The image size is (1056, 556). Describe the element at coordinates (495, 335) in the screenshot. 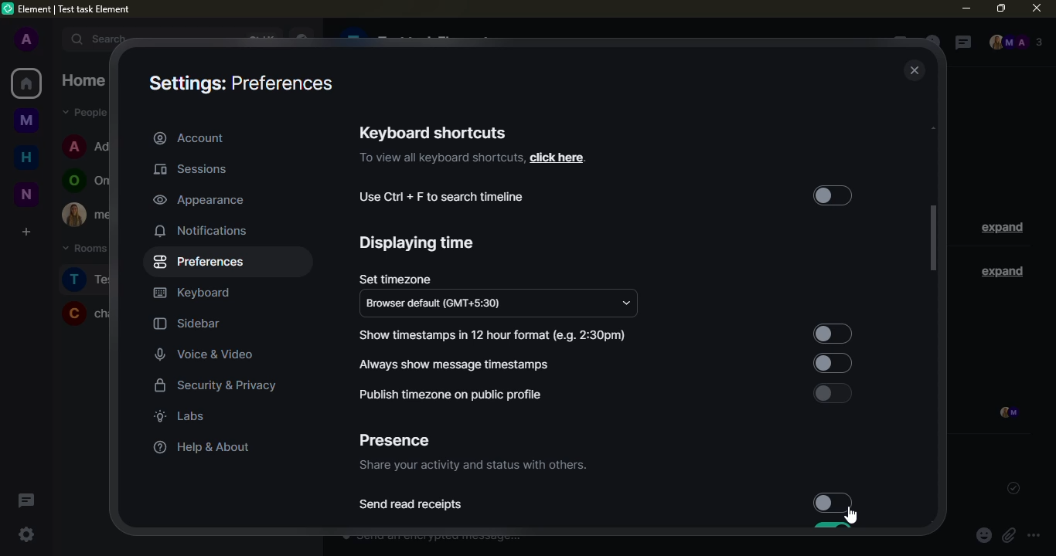

I see `show timestamp` at that location.